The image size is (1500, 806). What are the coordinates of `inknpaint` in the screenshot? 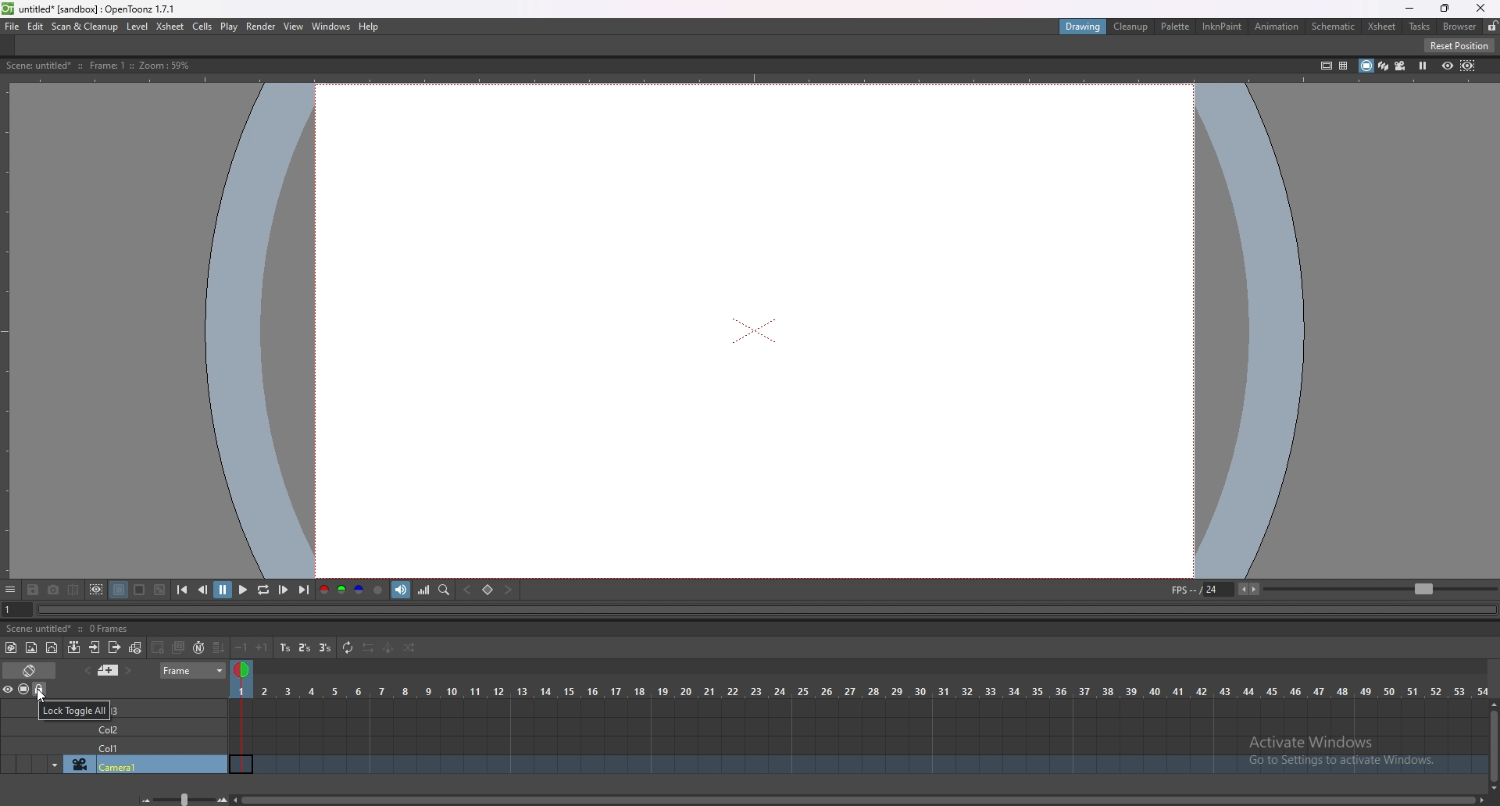 It's located at (1223, 27).